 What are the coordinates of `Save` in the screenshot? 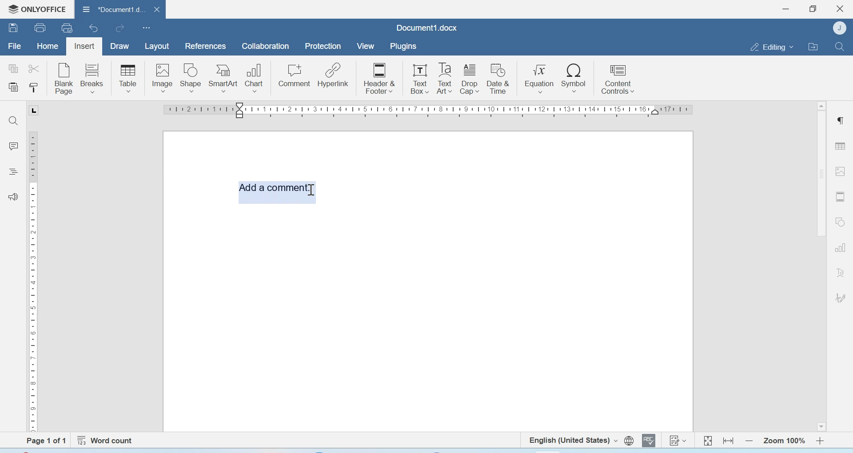 It's located at (13, 27).